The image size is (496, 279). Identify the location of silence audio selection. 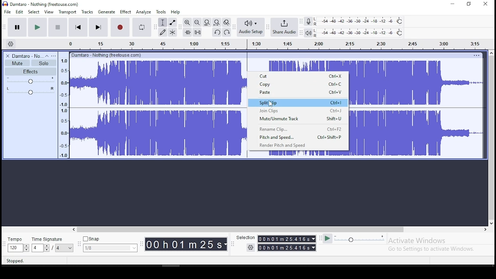
(198, 32).